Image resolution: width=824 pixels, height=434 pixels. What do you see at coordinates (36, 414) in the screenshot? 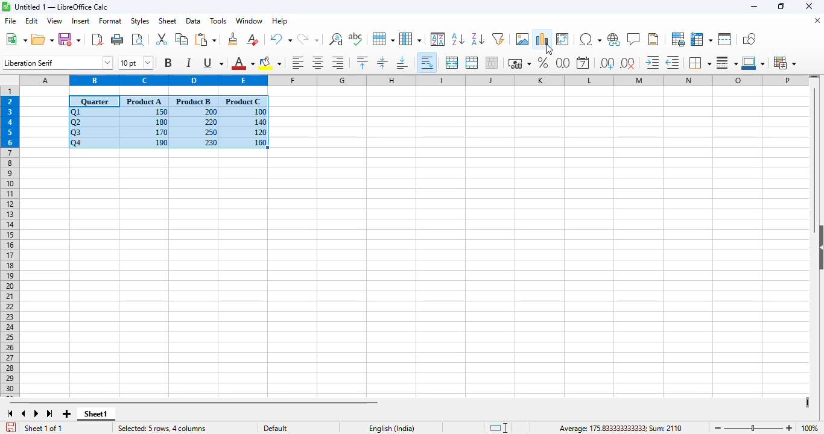
I see `scroll to next sheet` at bounding box center [36, 414].